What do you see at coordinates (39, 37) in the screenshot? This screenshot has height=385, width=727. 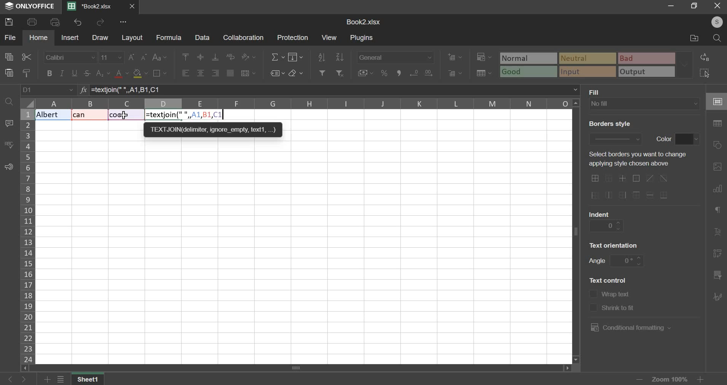 I see `home` at bounding box center [39, 37].